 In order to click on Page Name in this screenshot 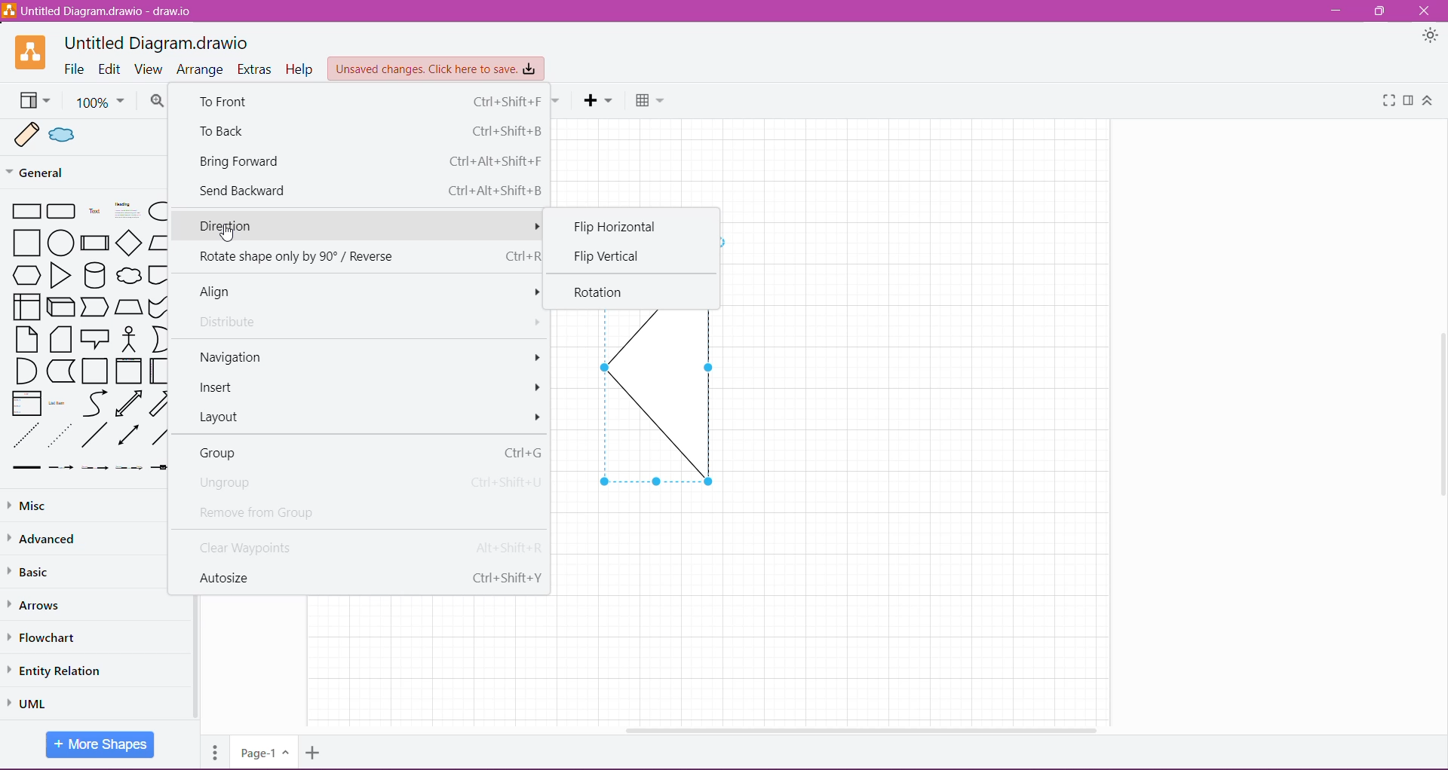, I will do `click(265, 752)`.